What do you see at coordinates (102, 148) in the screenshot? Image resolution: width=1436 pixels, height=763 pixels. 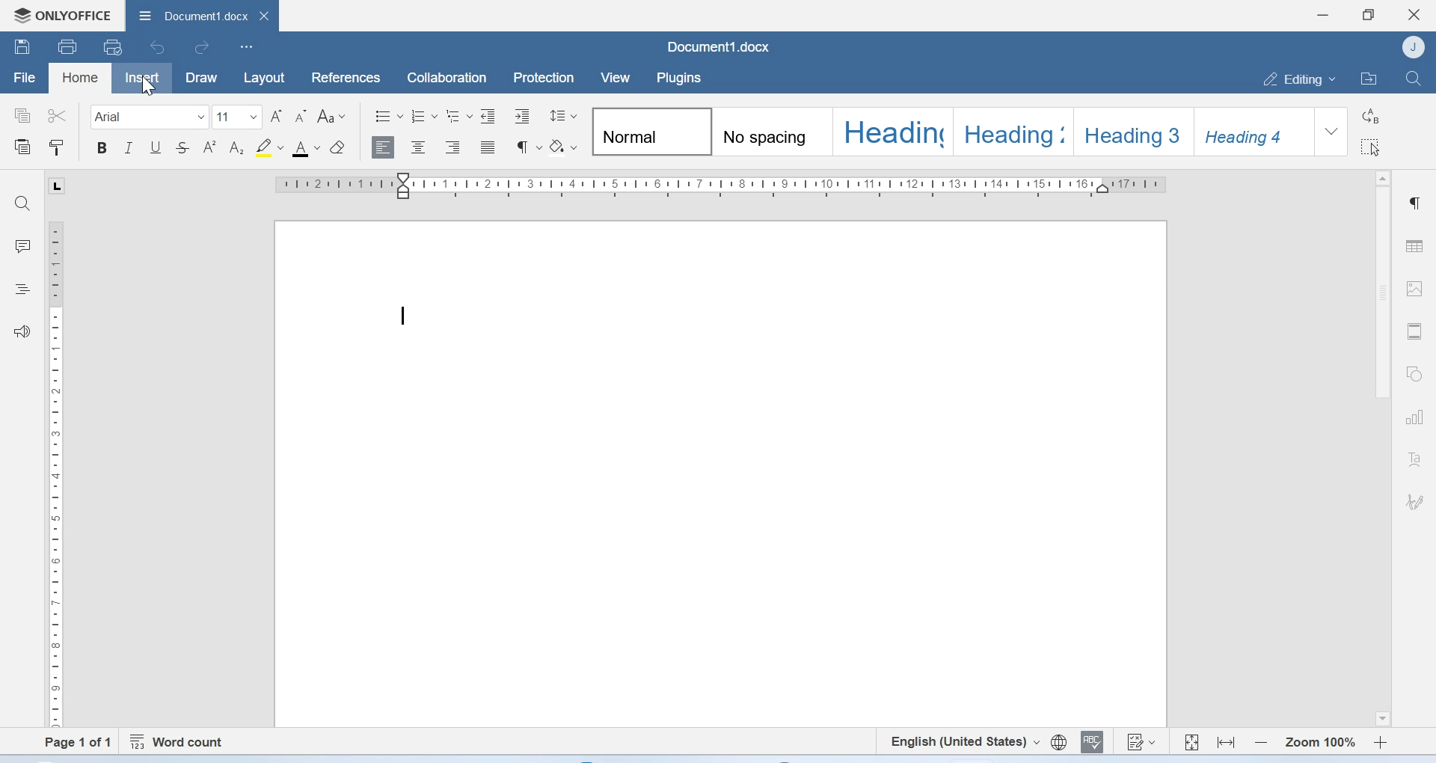 I see `Bold` at bounding box center [102, 148].